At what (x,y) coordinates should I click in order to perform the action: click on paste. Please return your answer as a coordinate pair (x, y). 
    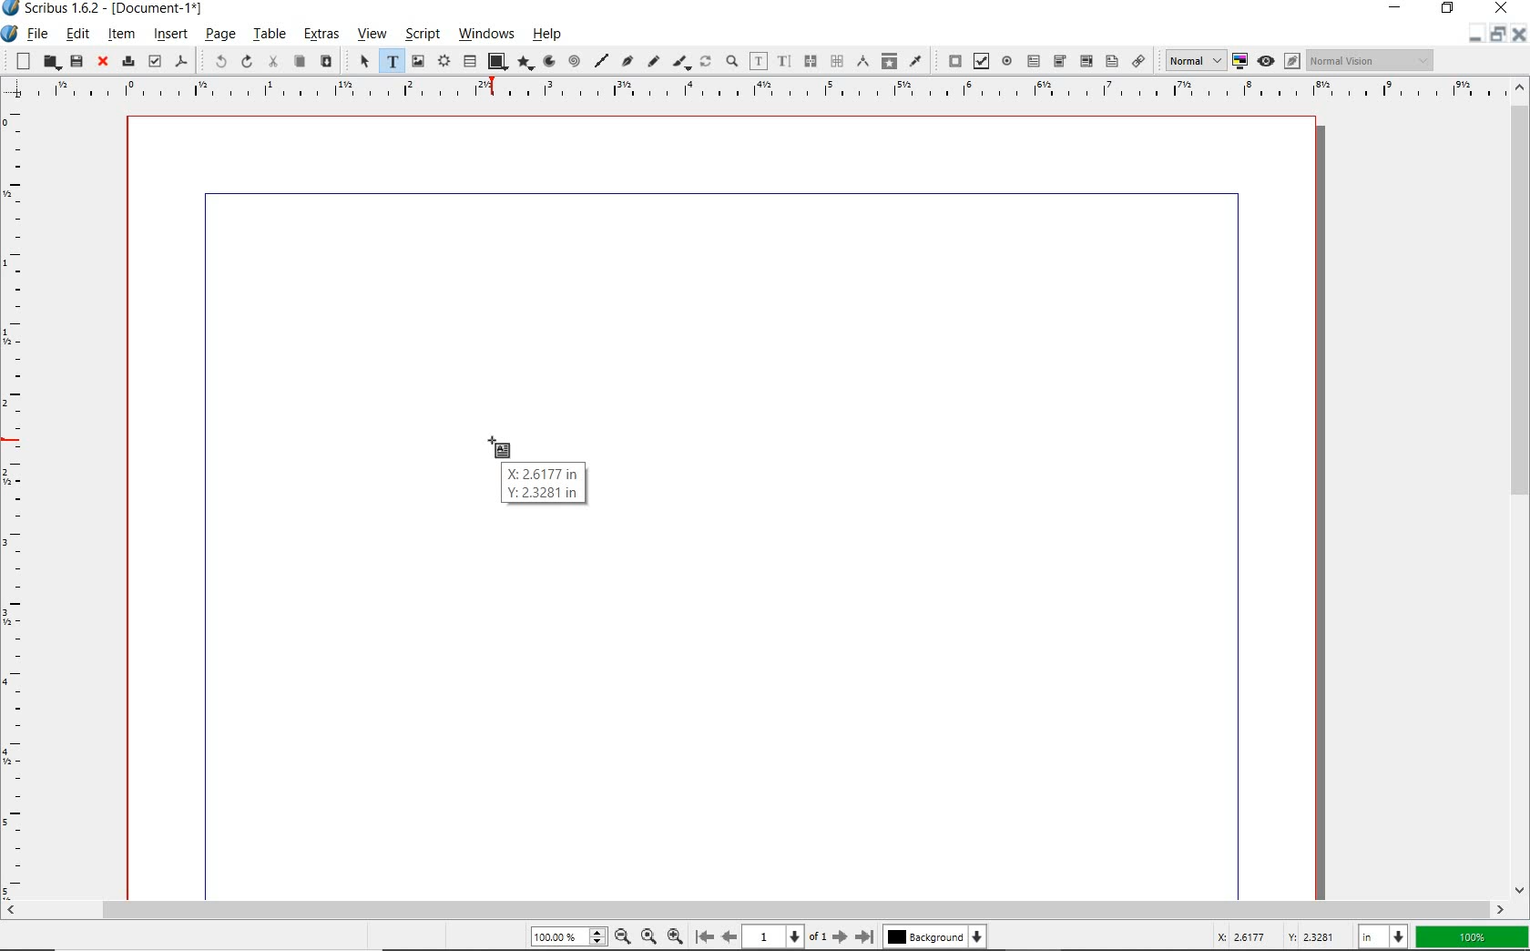
    Looking at the image, I should click on (328, 63).